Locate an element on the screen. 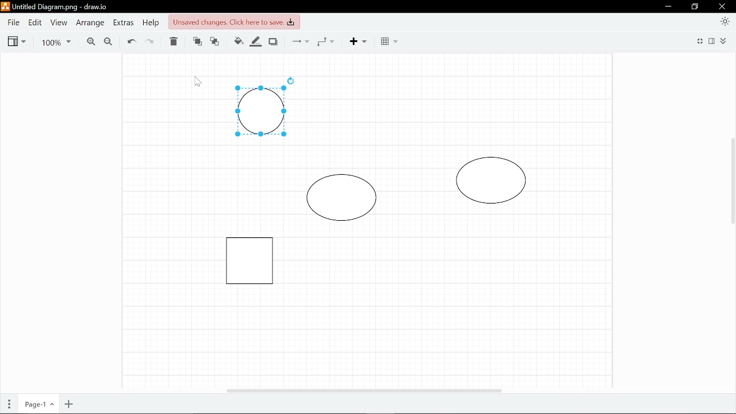 The width and height of the screenshot is (736, 414). Vertical scrollbar is located at coordinates (731, 183).